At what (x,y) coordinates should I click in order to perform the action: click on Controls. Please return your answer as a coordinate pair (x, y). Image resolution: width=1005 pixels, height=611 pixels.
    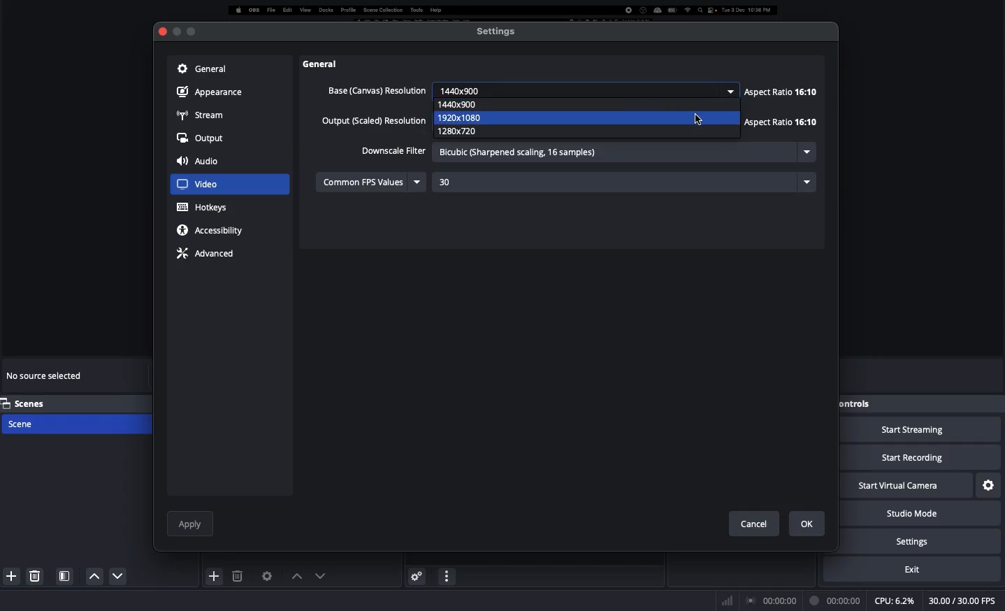
    Looking at the image, I should click on (858, 403).